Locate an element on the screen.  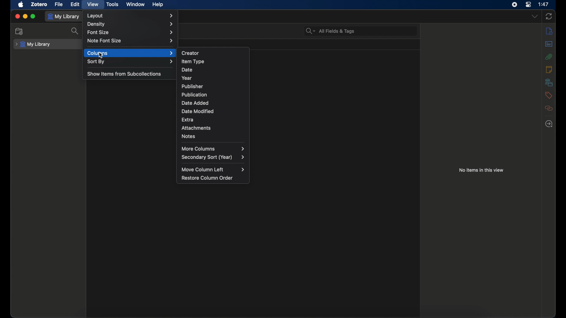
maximize is located at coordinates (34, 16).